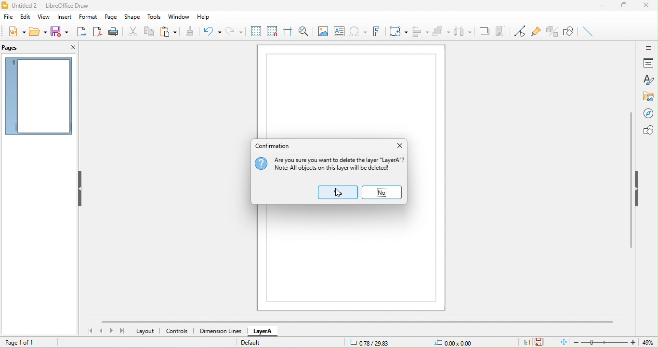 This screenshot has width=658, height=348. I want to click on close, so click(71, 47).